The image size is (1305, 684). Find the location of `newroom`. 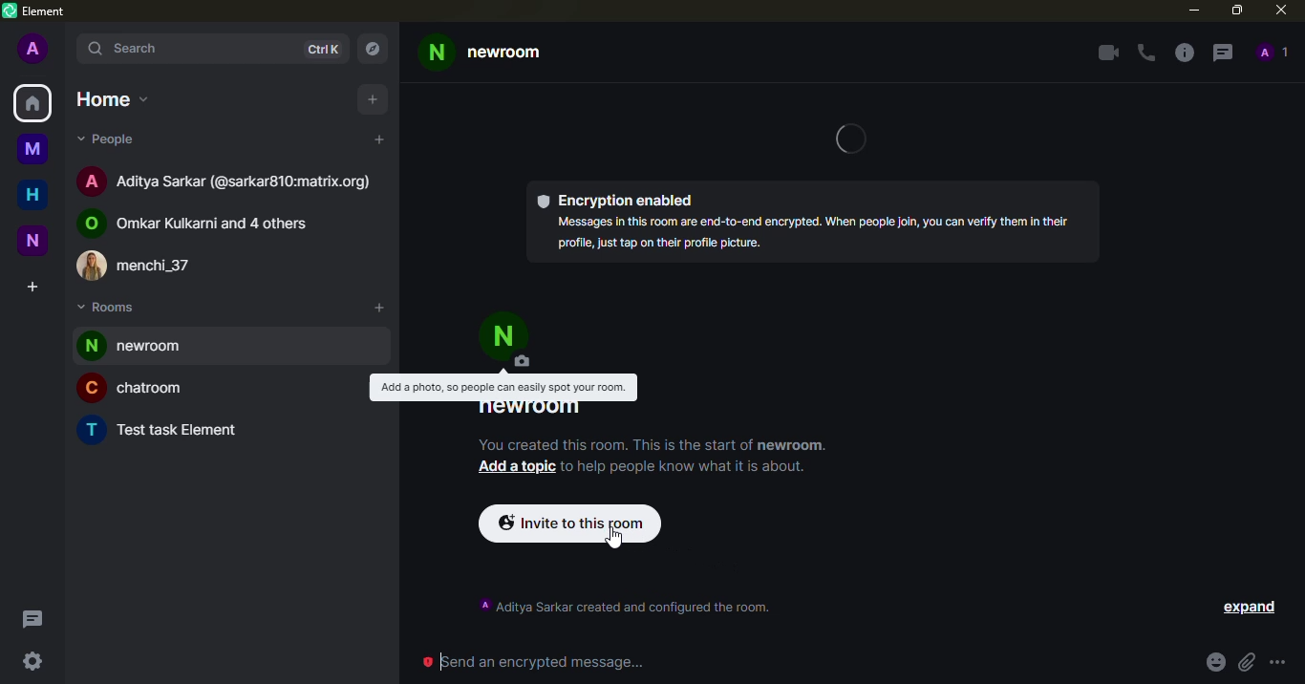

newroom is located at coordinates (533, 410).